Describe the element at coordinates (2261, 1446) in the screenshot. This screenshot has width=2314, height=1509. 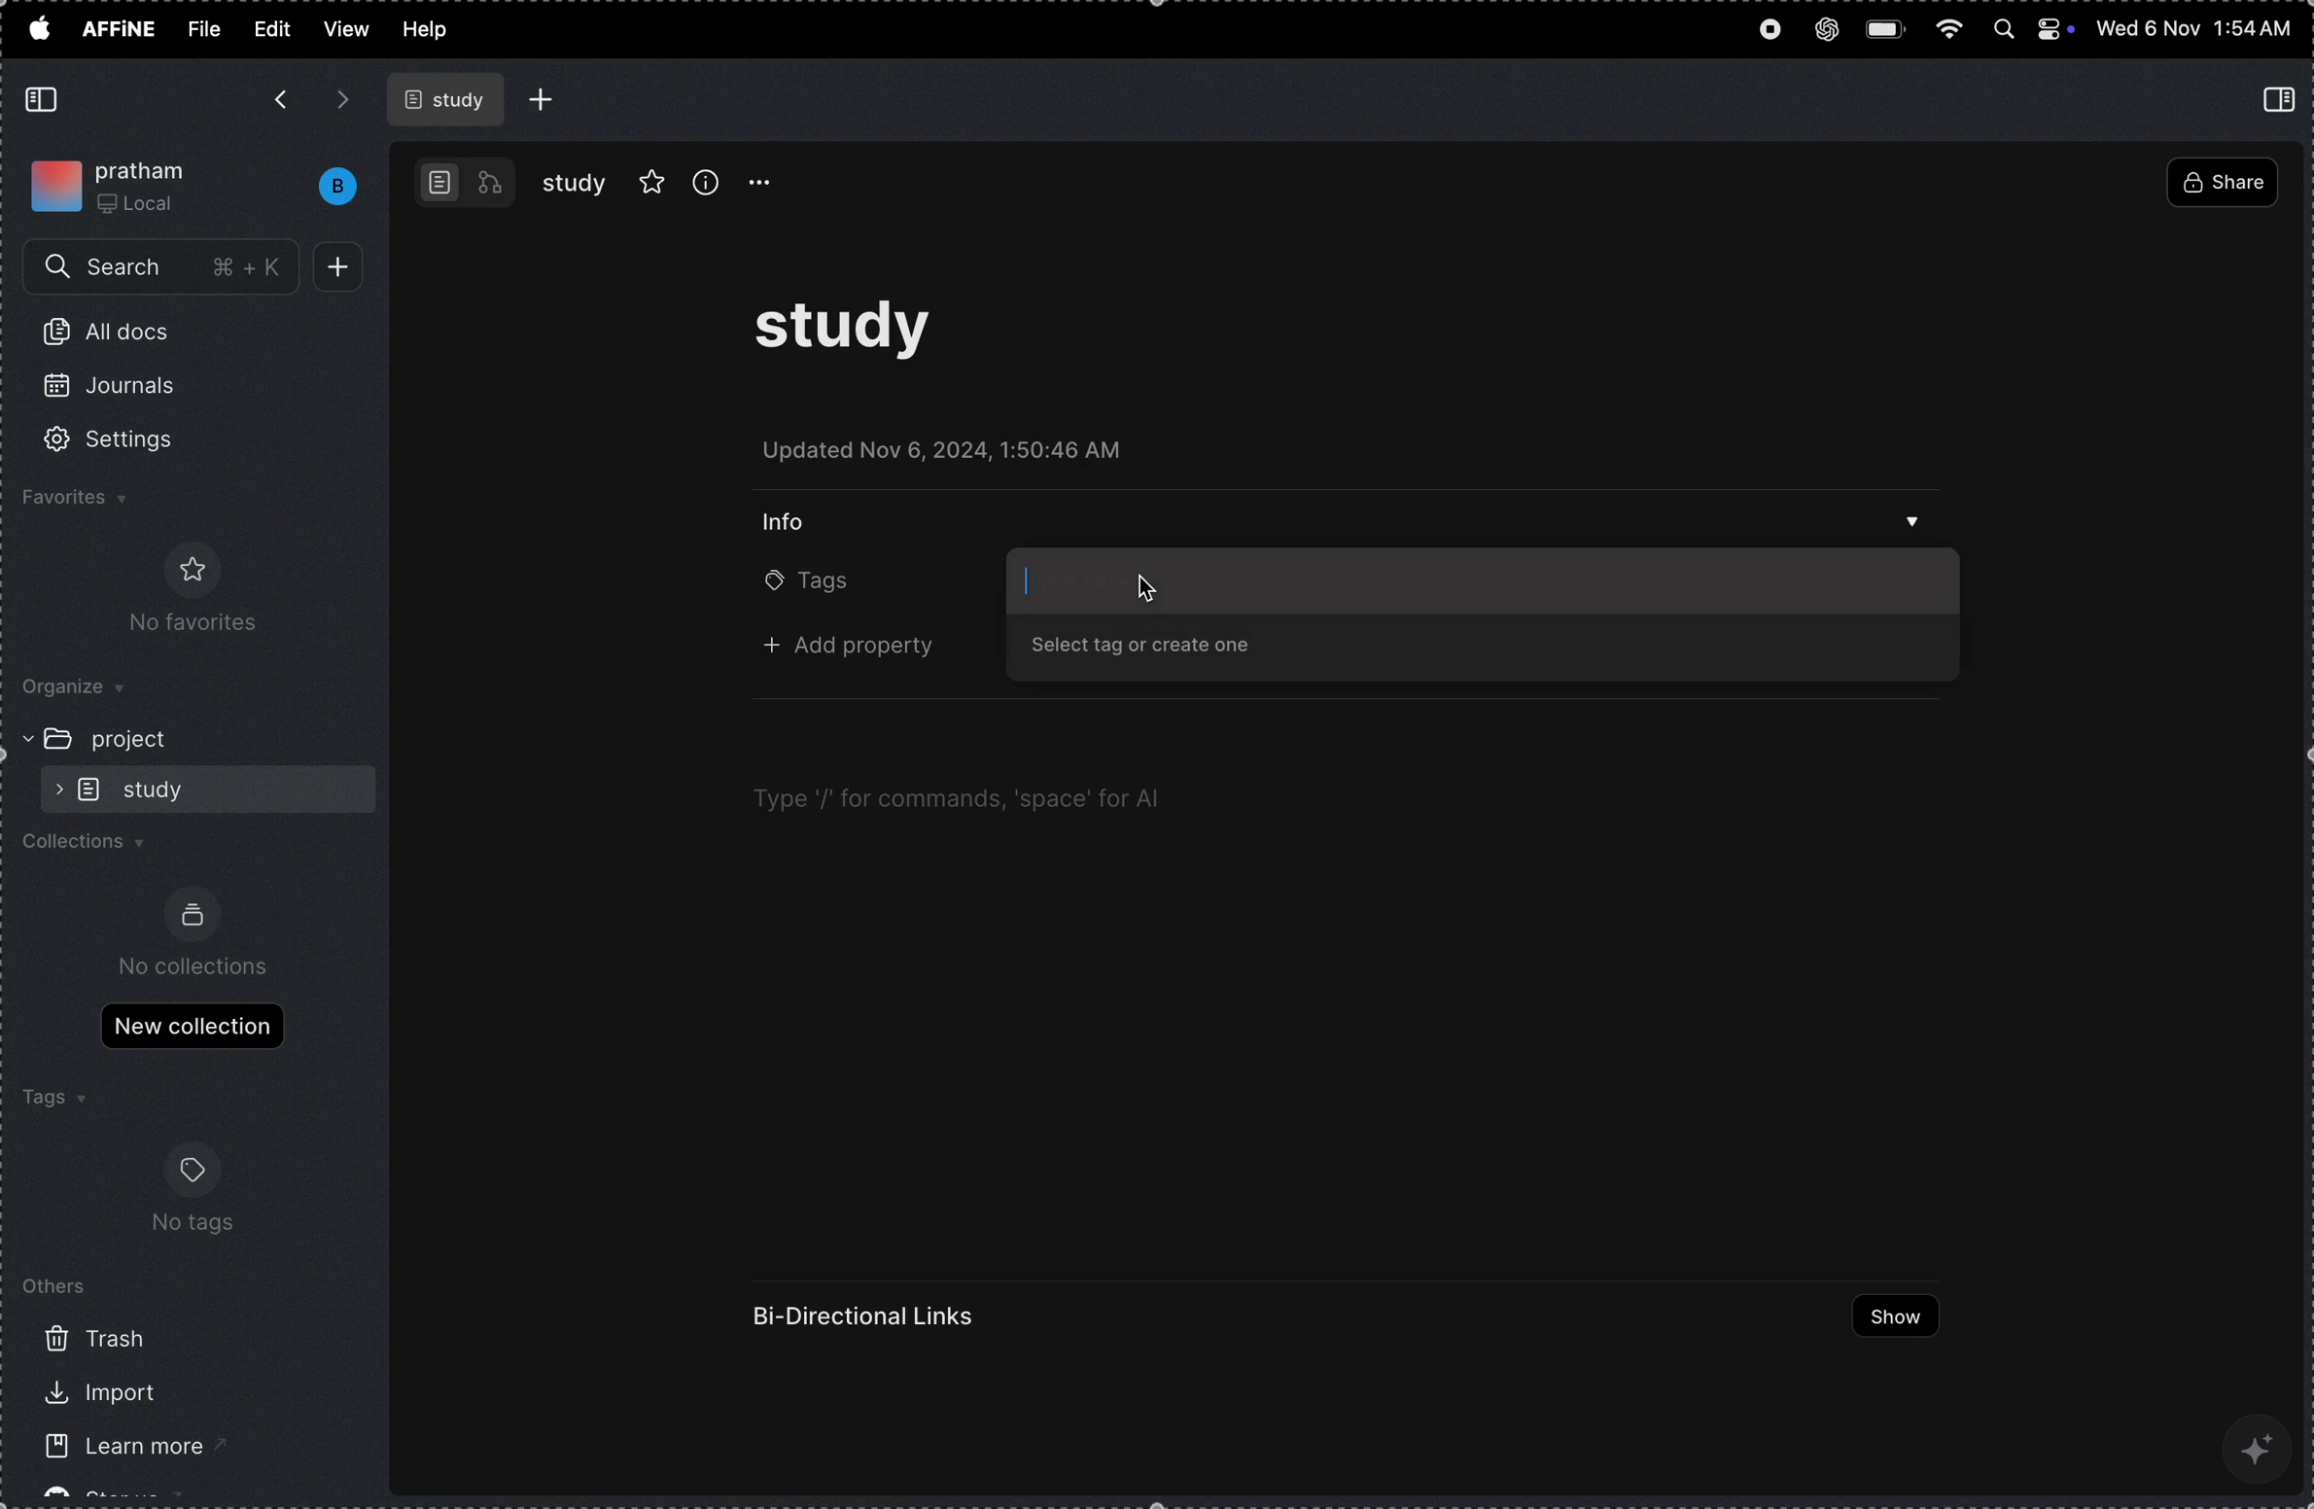
I see `ai` at that location.